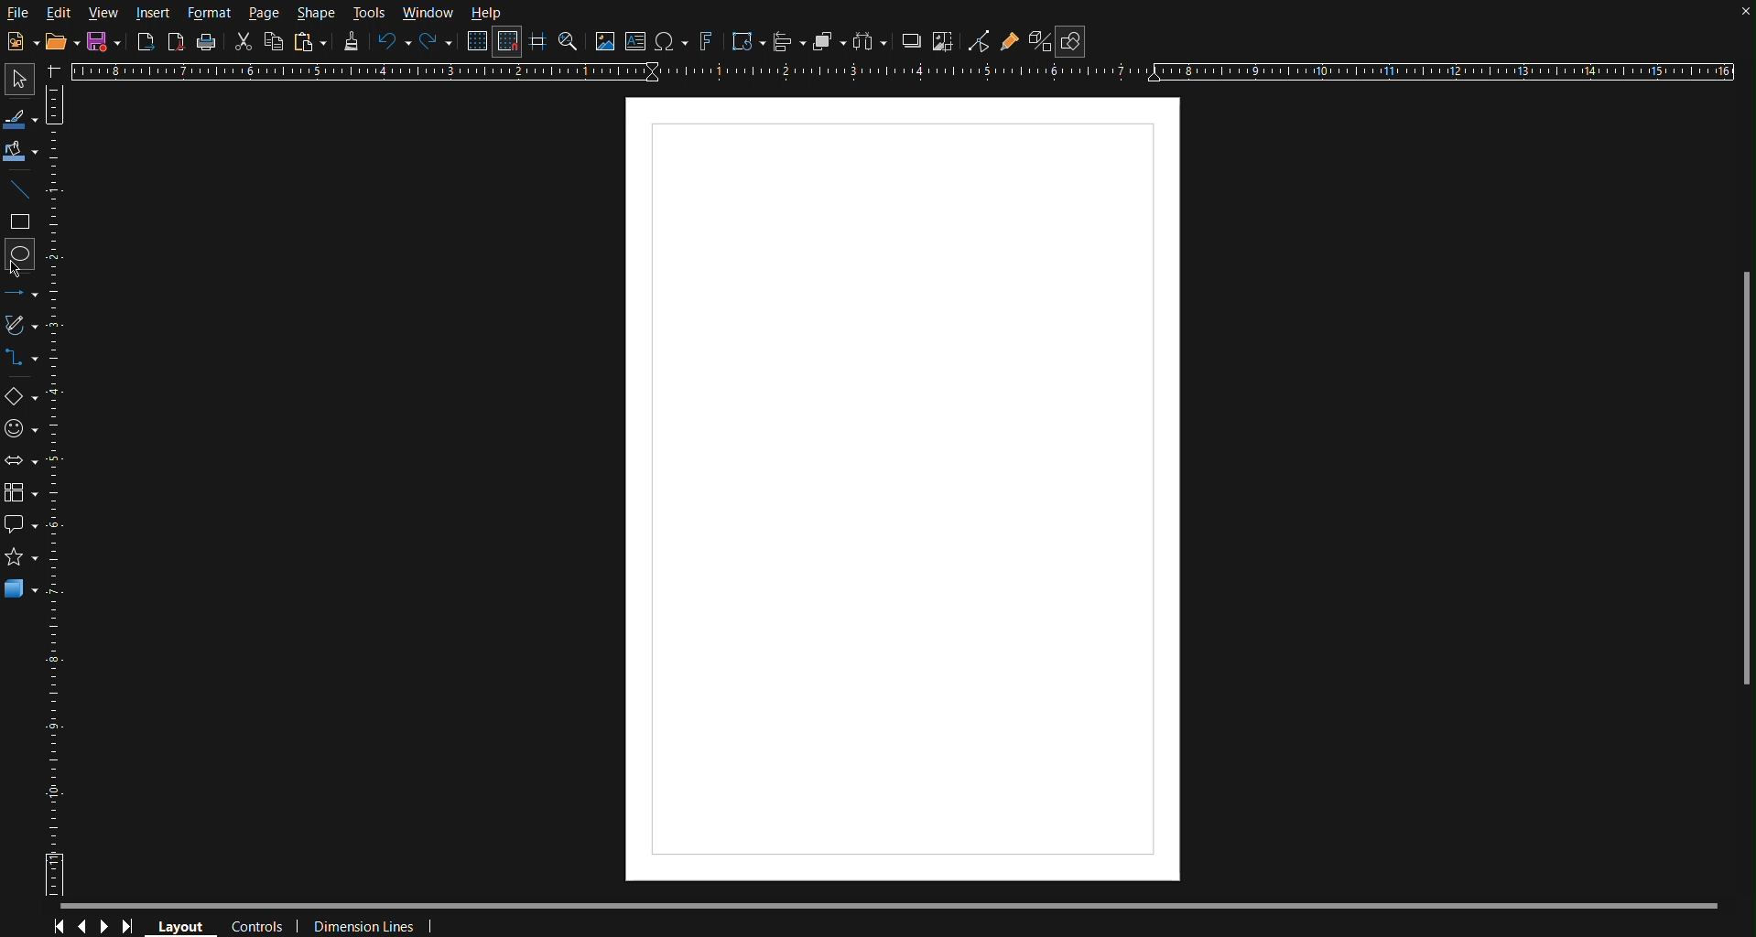 This screenshot has width=1756, height=937. Describe the element at coordinates (20, 16) in the screenshot. I see `File` at that location.